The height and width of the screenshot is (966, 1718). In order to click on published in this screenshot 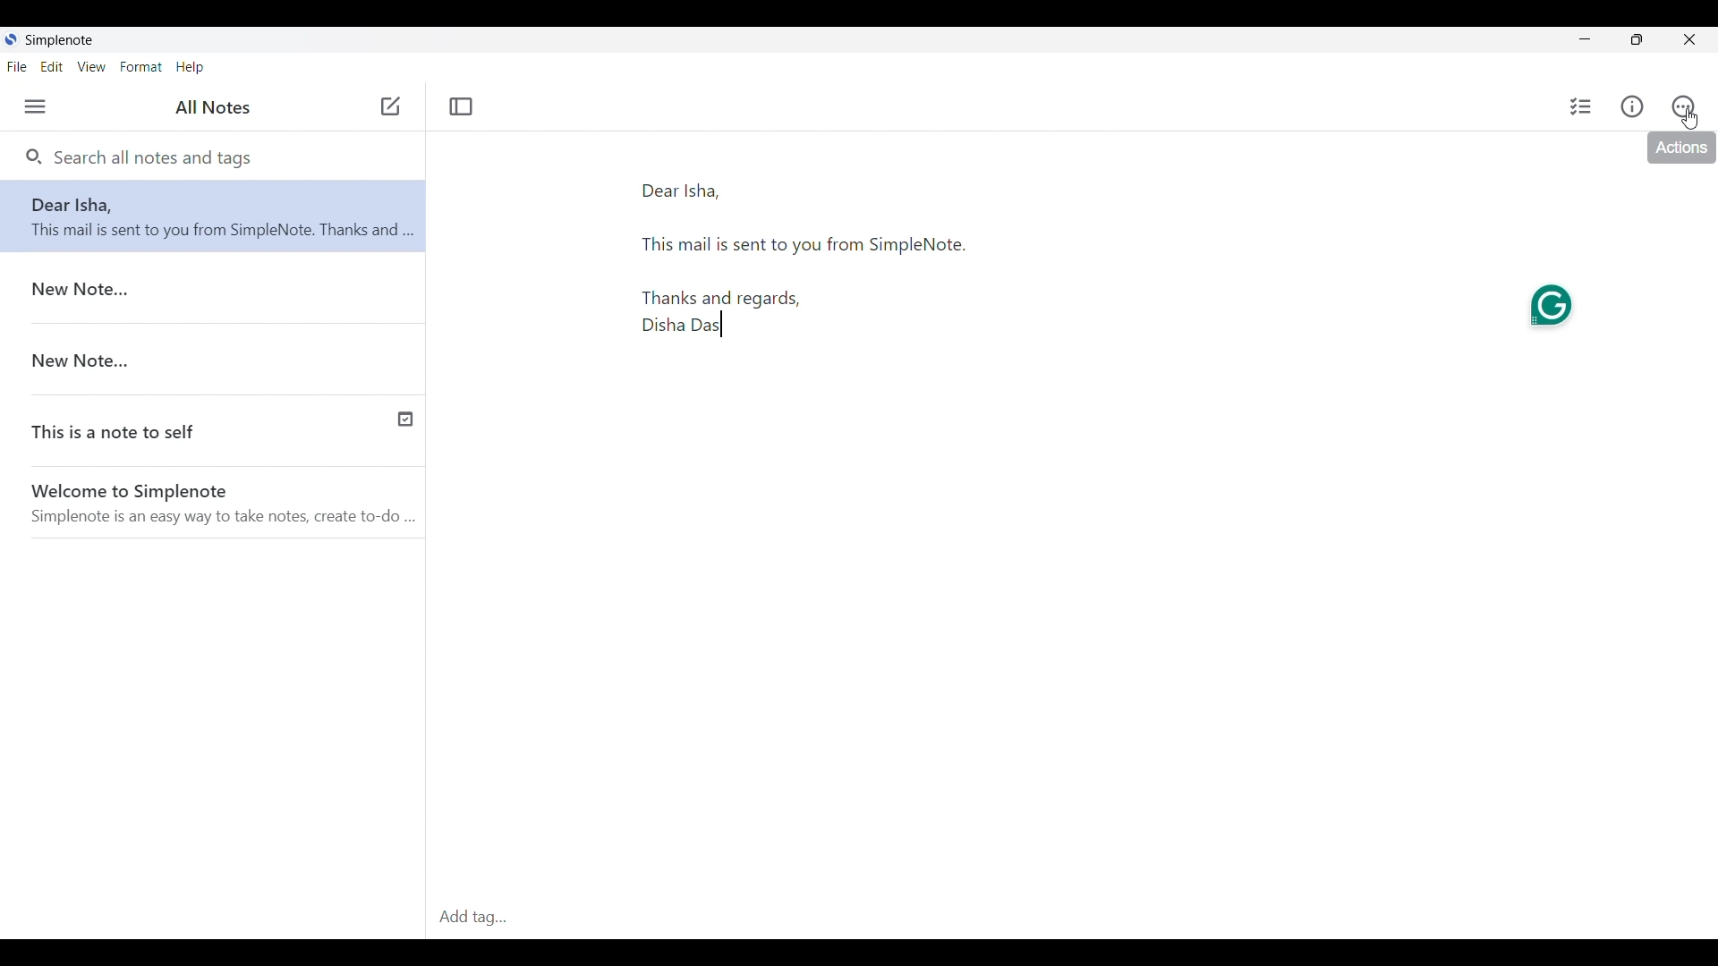, I will do `click(403, 419)`.